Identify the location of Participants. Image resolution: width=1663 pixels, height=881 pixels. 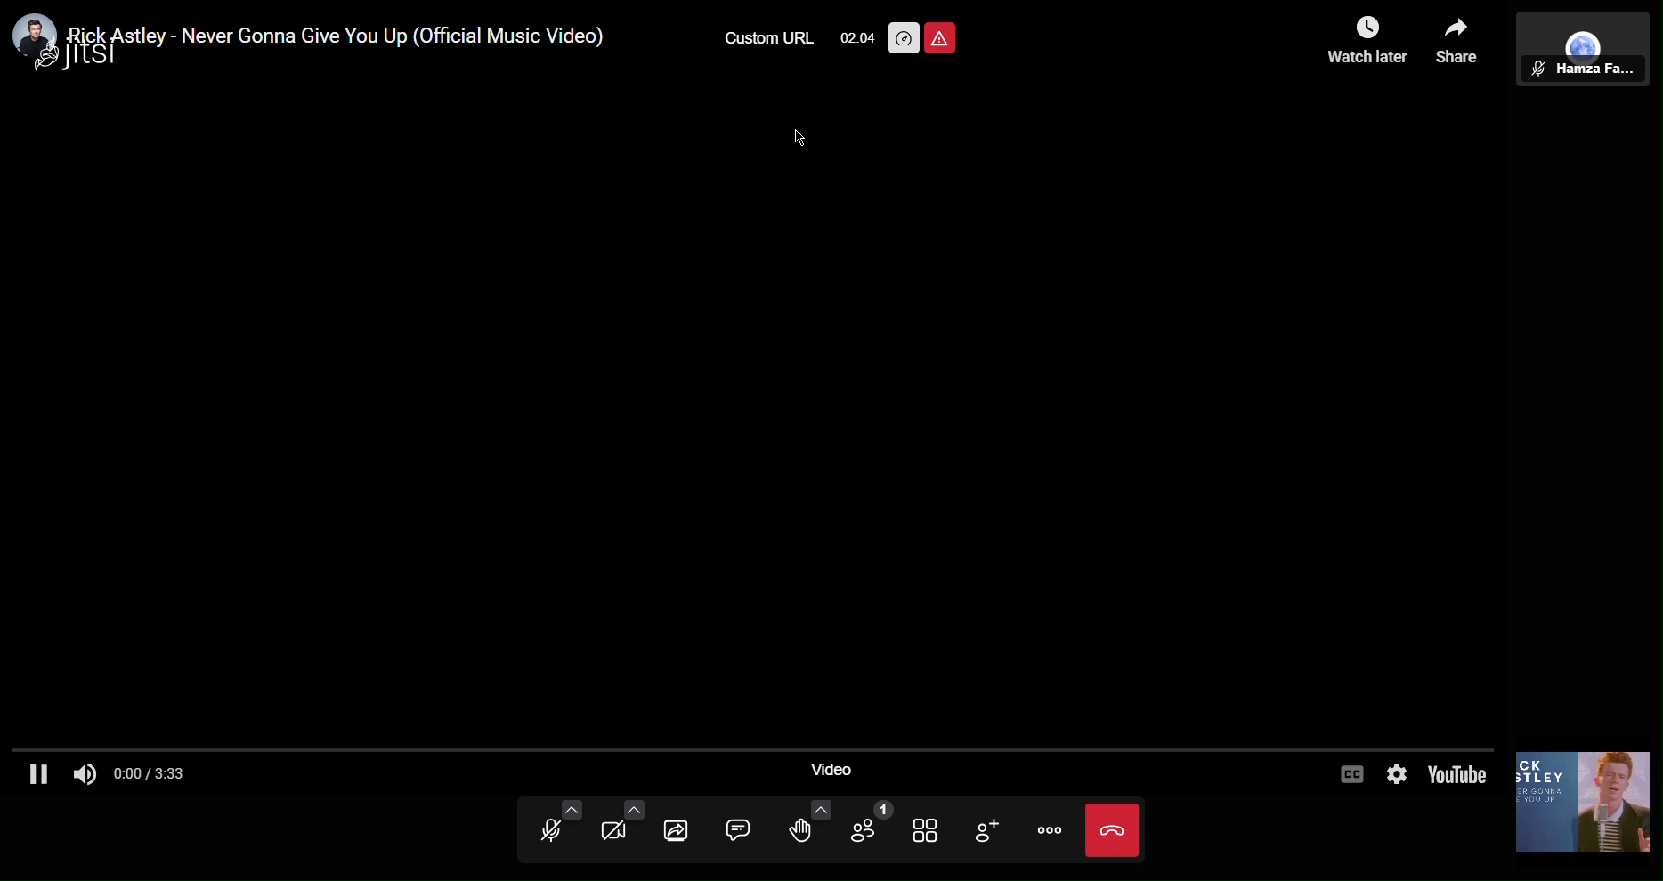
(866, 831).